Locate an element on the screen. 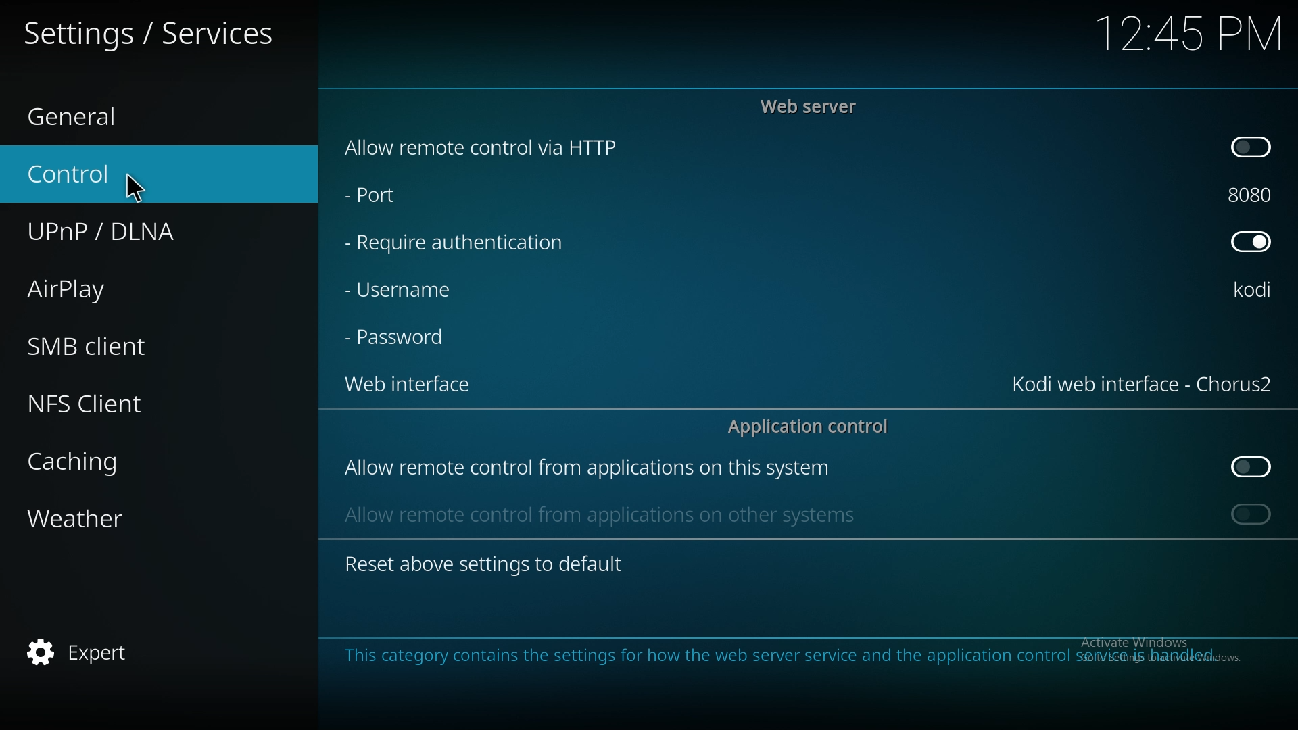 The width and height of the screenshot is (1298, 730). port is located at coordinates (380, 192).